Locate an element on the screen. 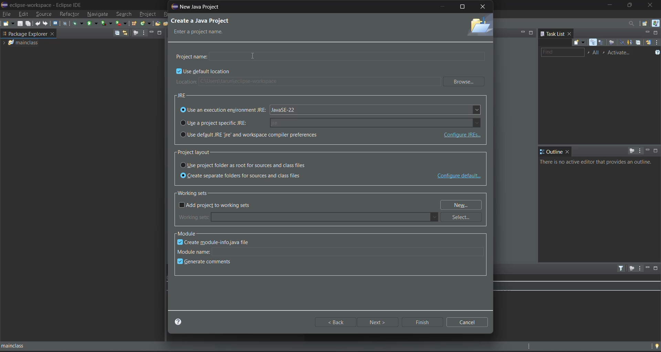 The height and width of the screenshot is (352, 661). configure JREs is located at coordinates (461, 135).